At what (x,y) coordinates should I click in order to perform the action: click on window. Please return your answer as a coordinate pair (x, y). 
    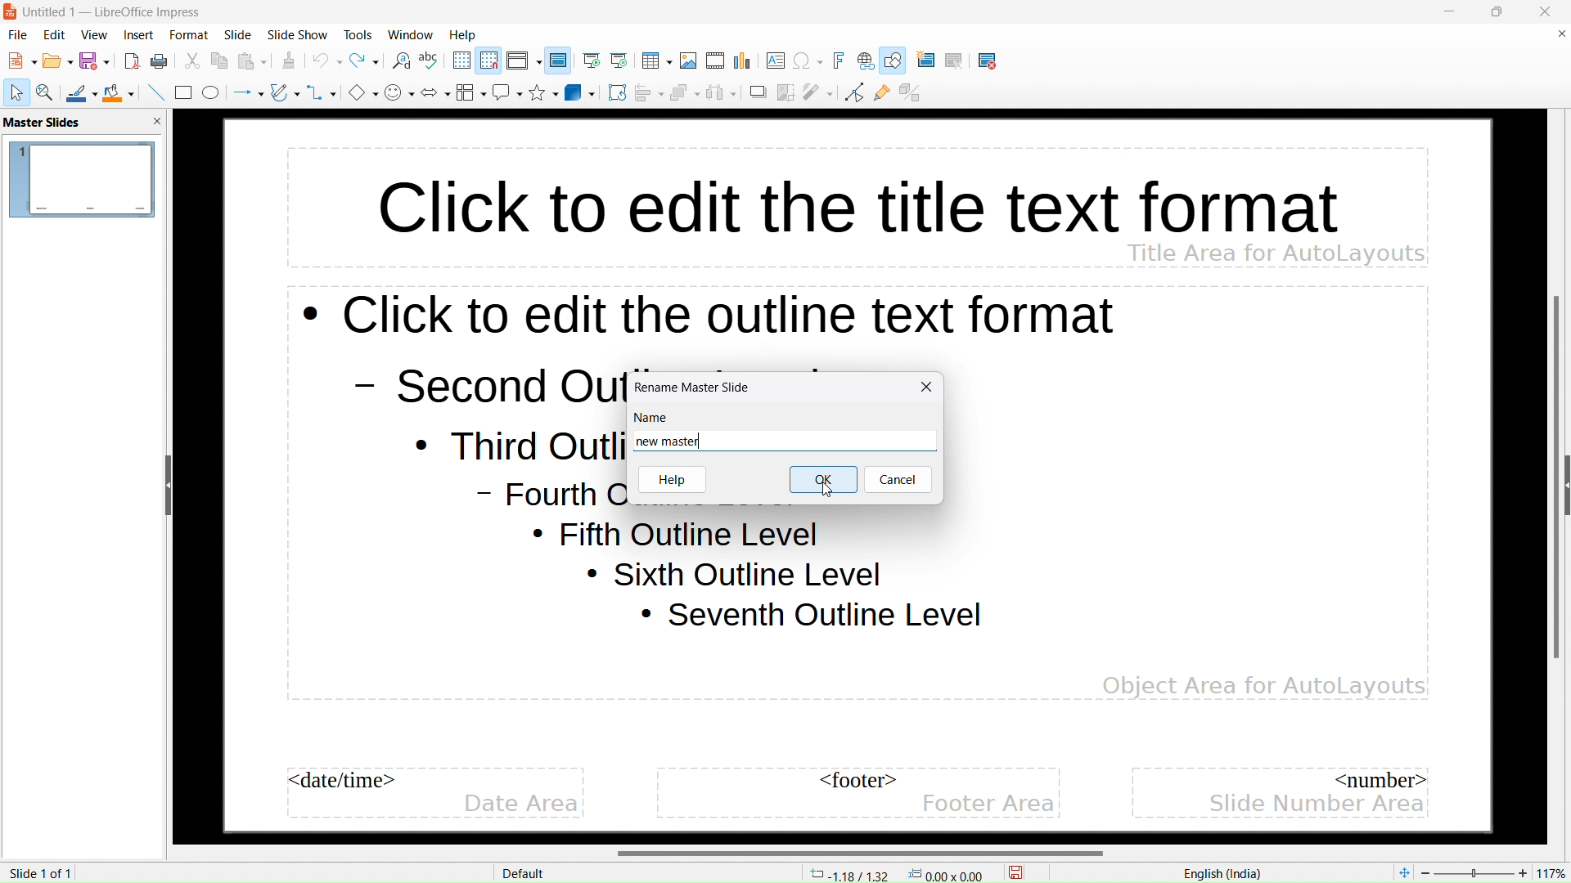
    Looking at the image, I should click on (411, 35).